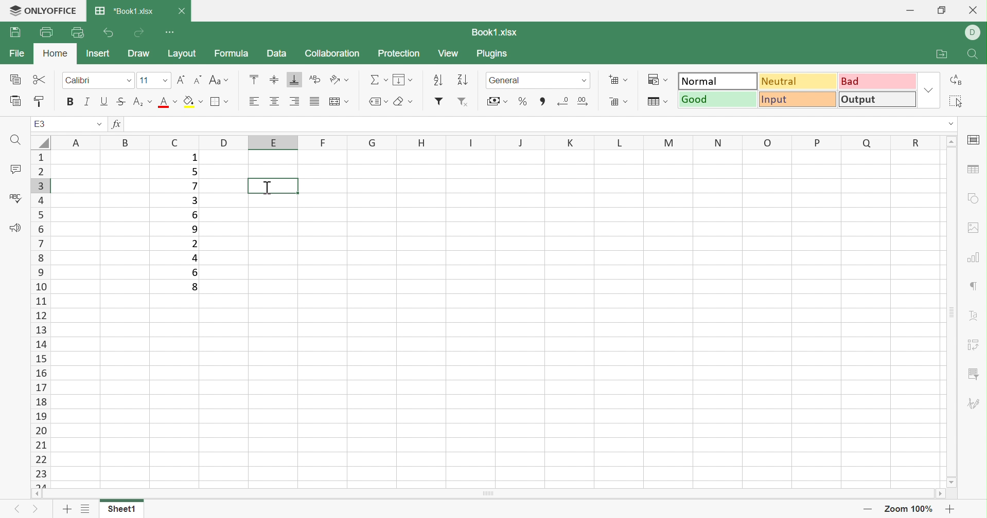 Image resolution: width=987 pixels, height=518 pixels. I want to click on Close, so click(976, 11).